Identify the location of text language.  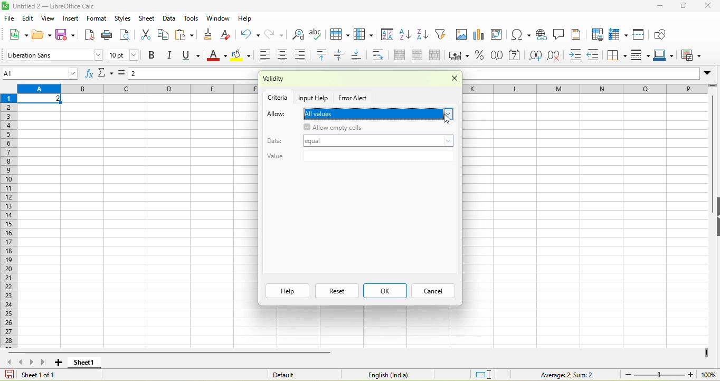
(386, 375).